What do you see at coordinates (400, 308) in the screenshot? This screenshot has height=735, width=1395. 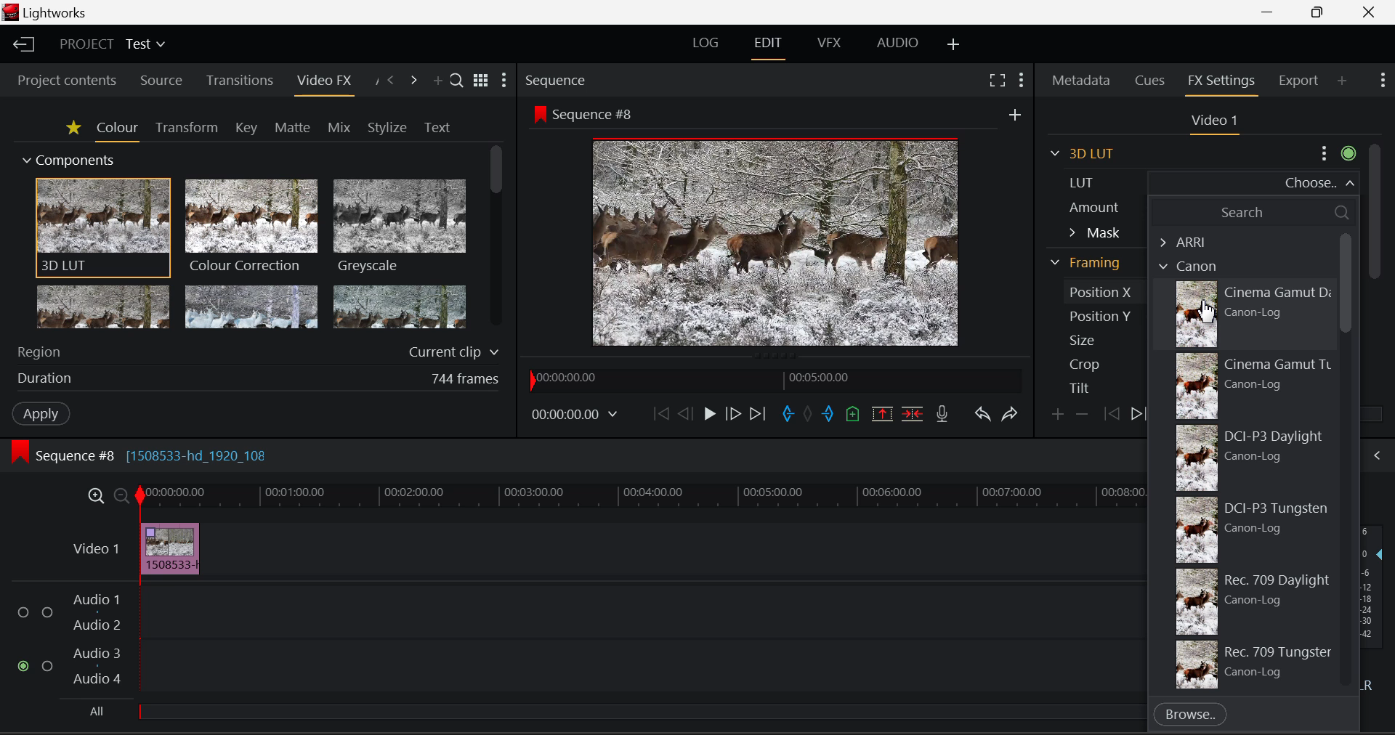 I see `Posterize` at bounding box center [400, 308].